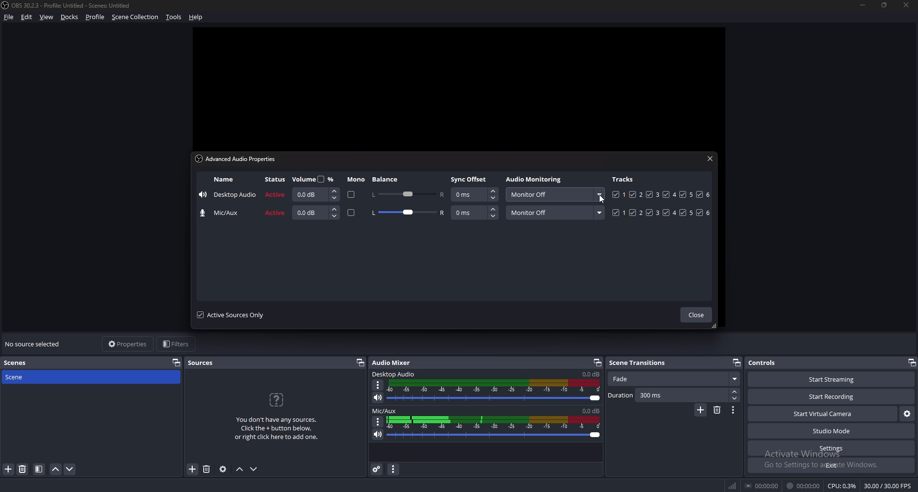 The width and height of the screenshot is (918, 492). What do you see at coordinates (71, 17) in the screenshot?
I see `docks` at bounding box center [71, 17].